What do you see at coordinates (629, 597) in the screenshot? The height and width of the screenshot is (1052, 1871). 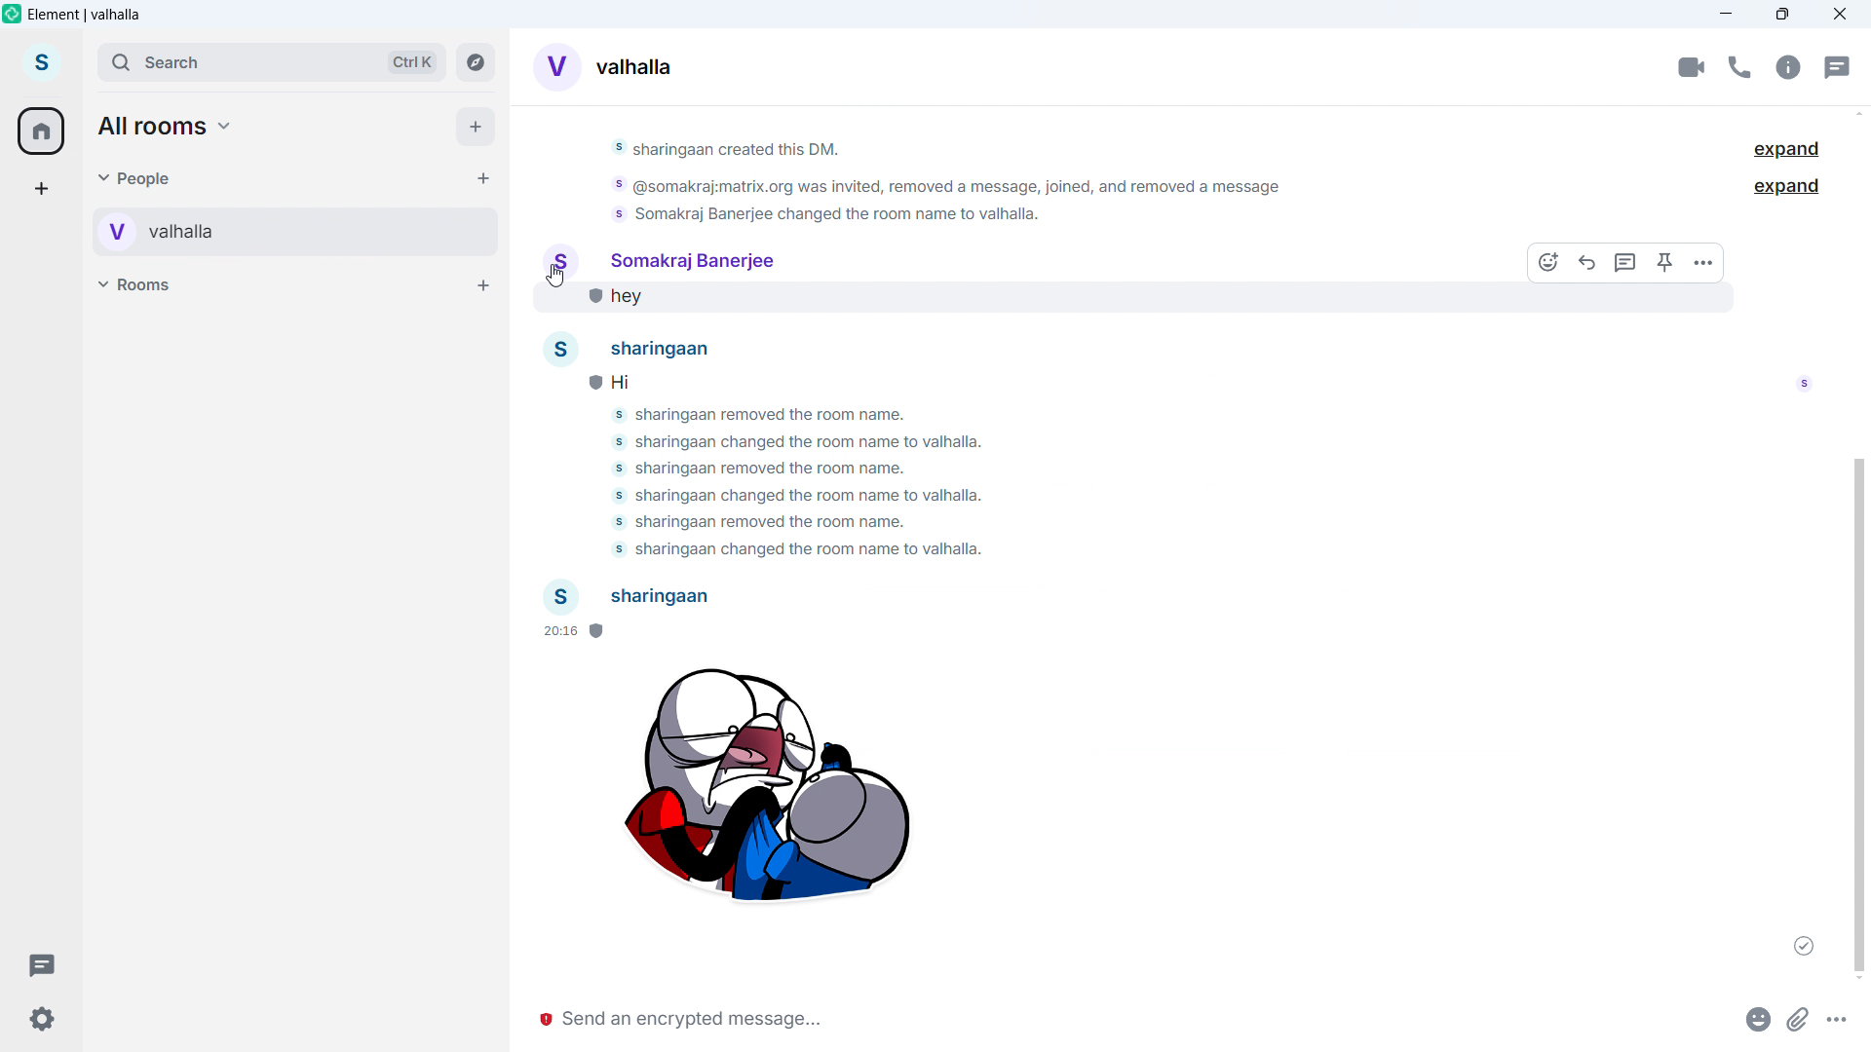 I see `sharingaan` at bounding box center [629, 597].